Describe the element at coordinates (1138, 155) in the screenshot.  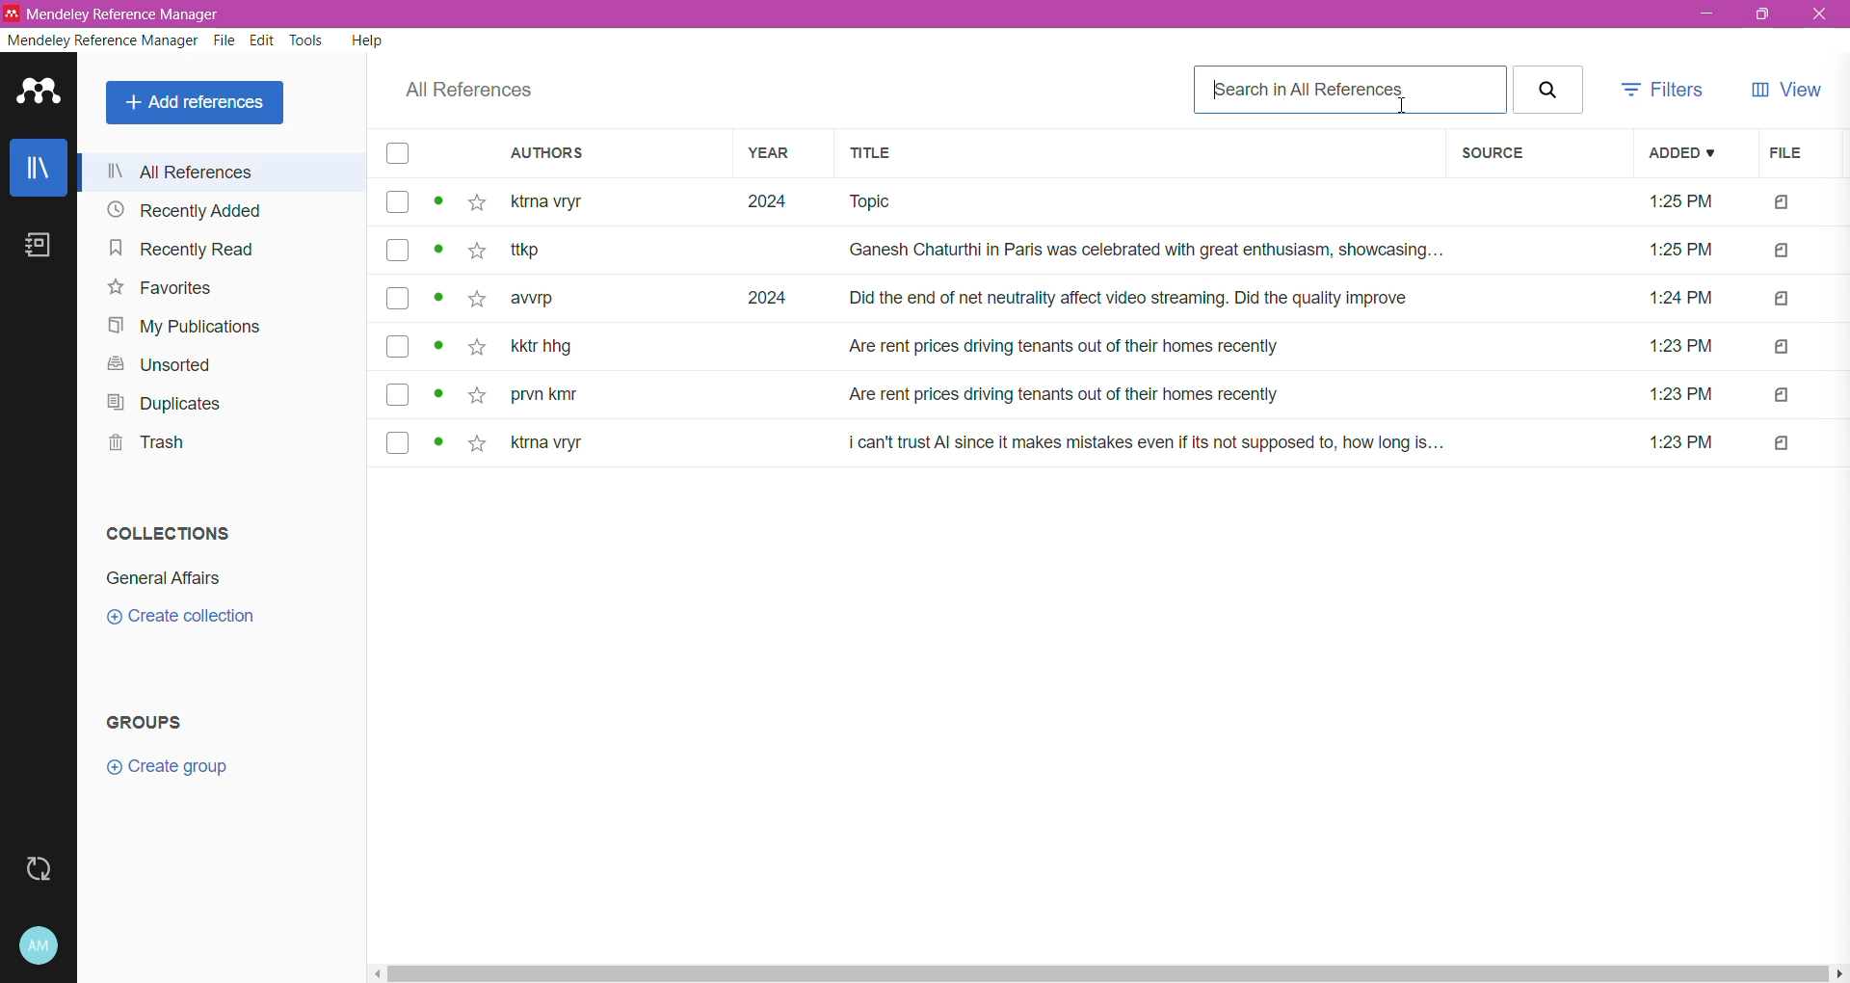
I see `Title` at that location.